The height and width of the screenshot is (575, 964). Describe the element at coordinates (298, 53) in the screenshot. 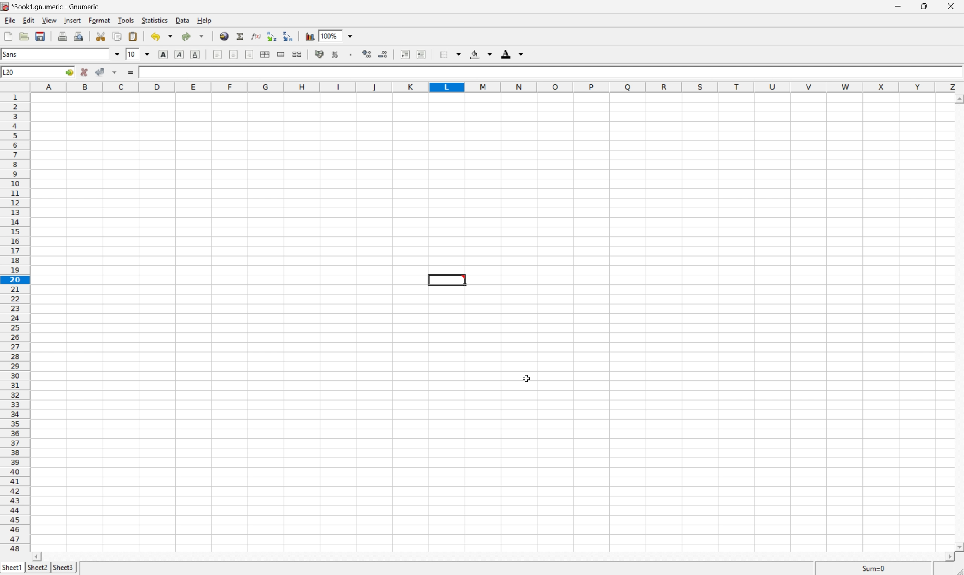

I see `Split the ranges of merged cells` at that location.